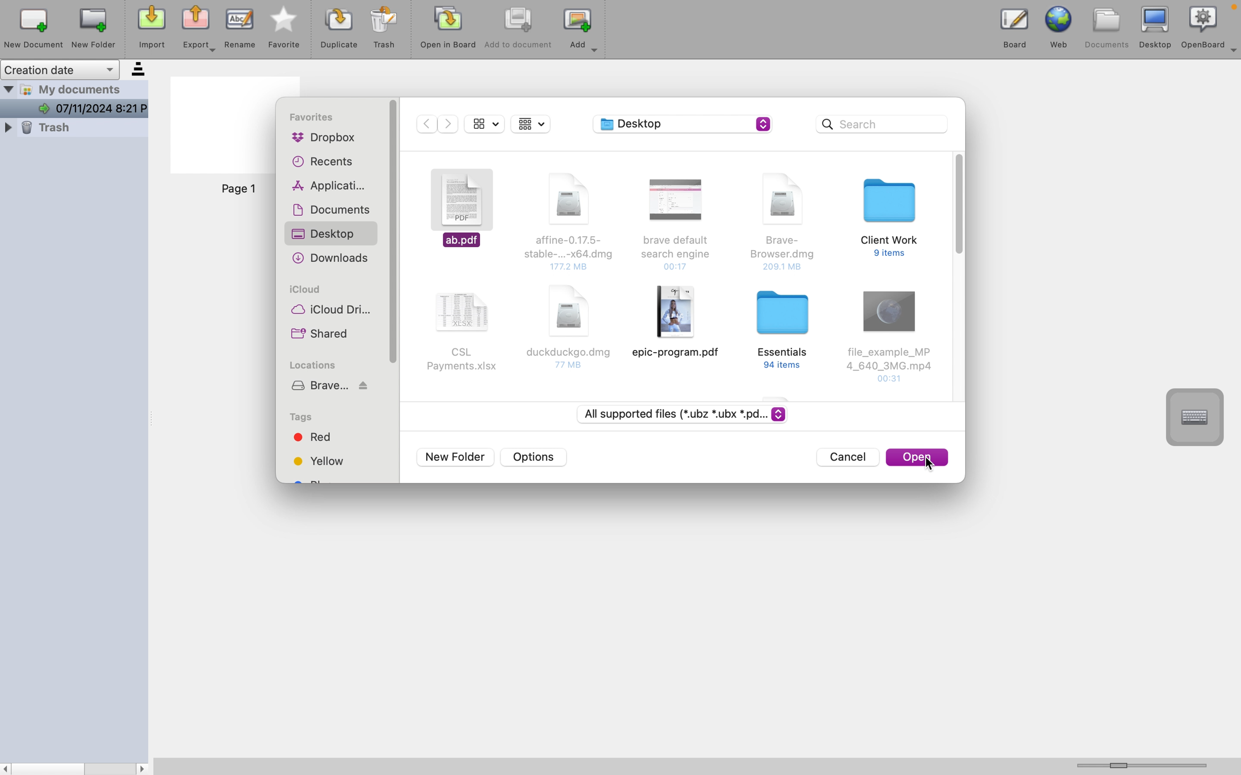 Image resolution: width=1241 pixels, height=775 pixels. I want to click on more options, so click(1231, 54).